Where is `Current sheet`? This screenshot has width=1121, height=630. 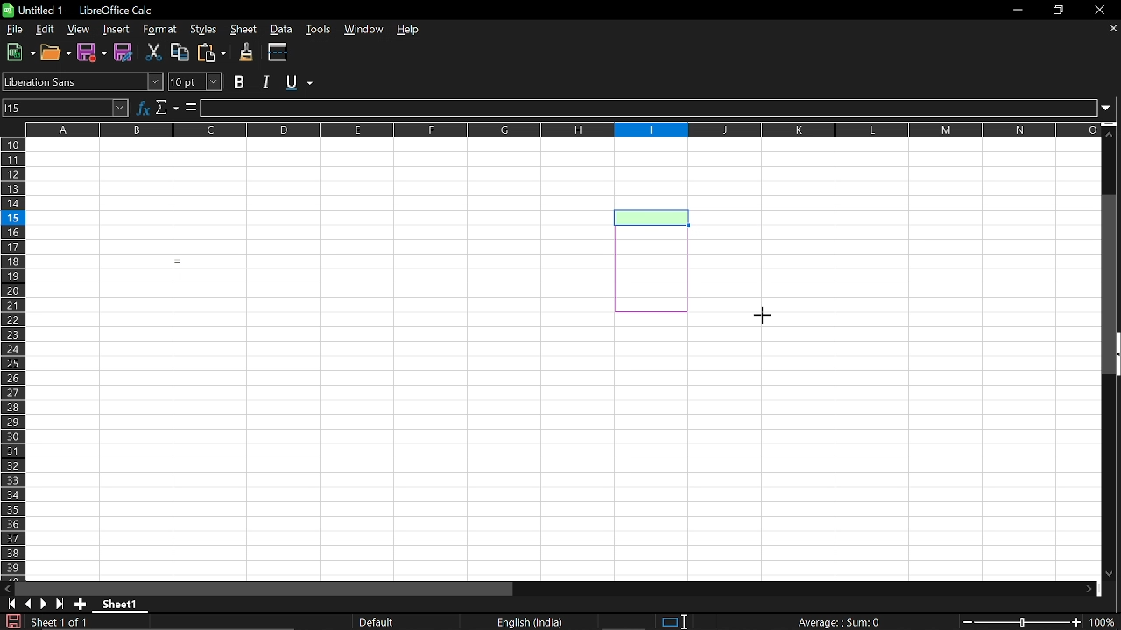
Current sheet is located at coordinates (59, 623).